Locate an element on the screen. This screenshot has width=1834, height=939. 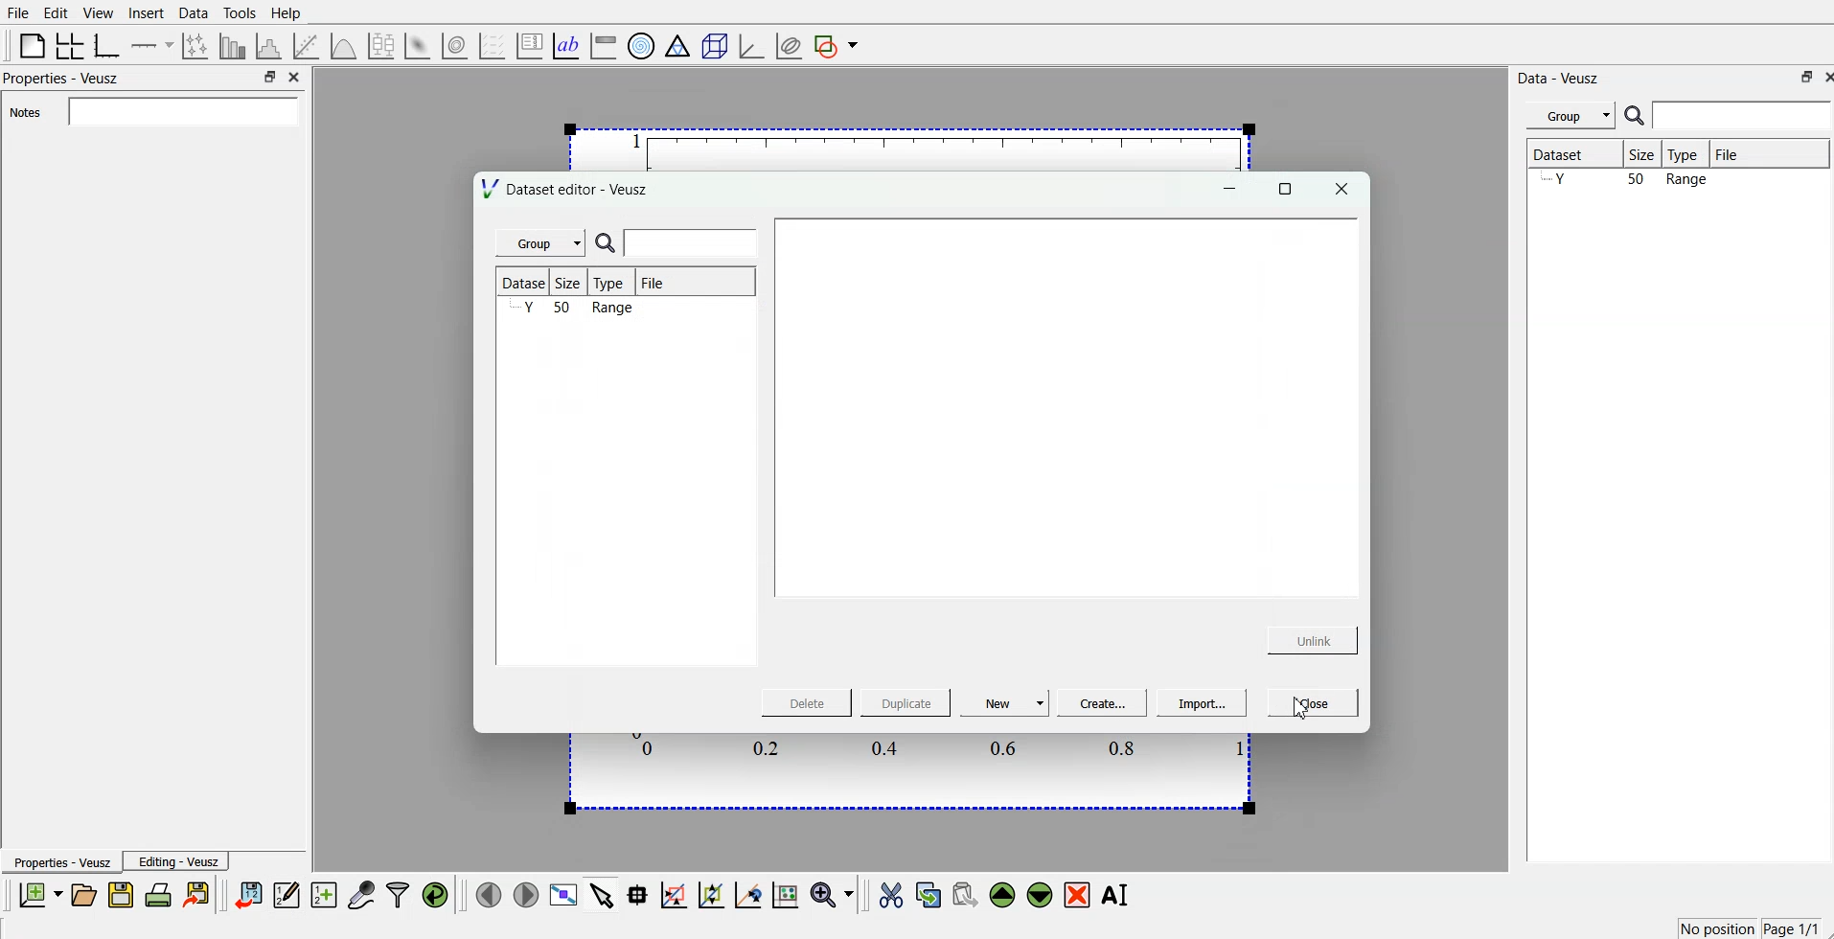
remove the selected widgets is located at coordinates (1078, 896).